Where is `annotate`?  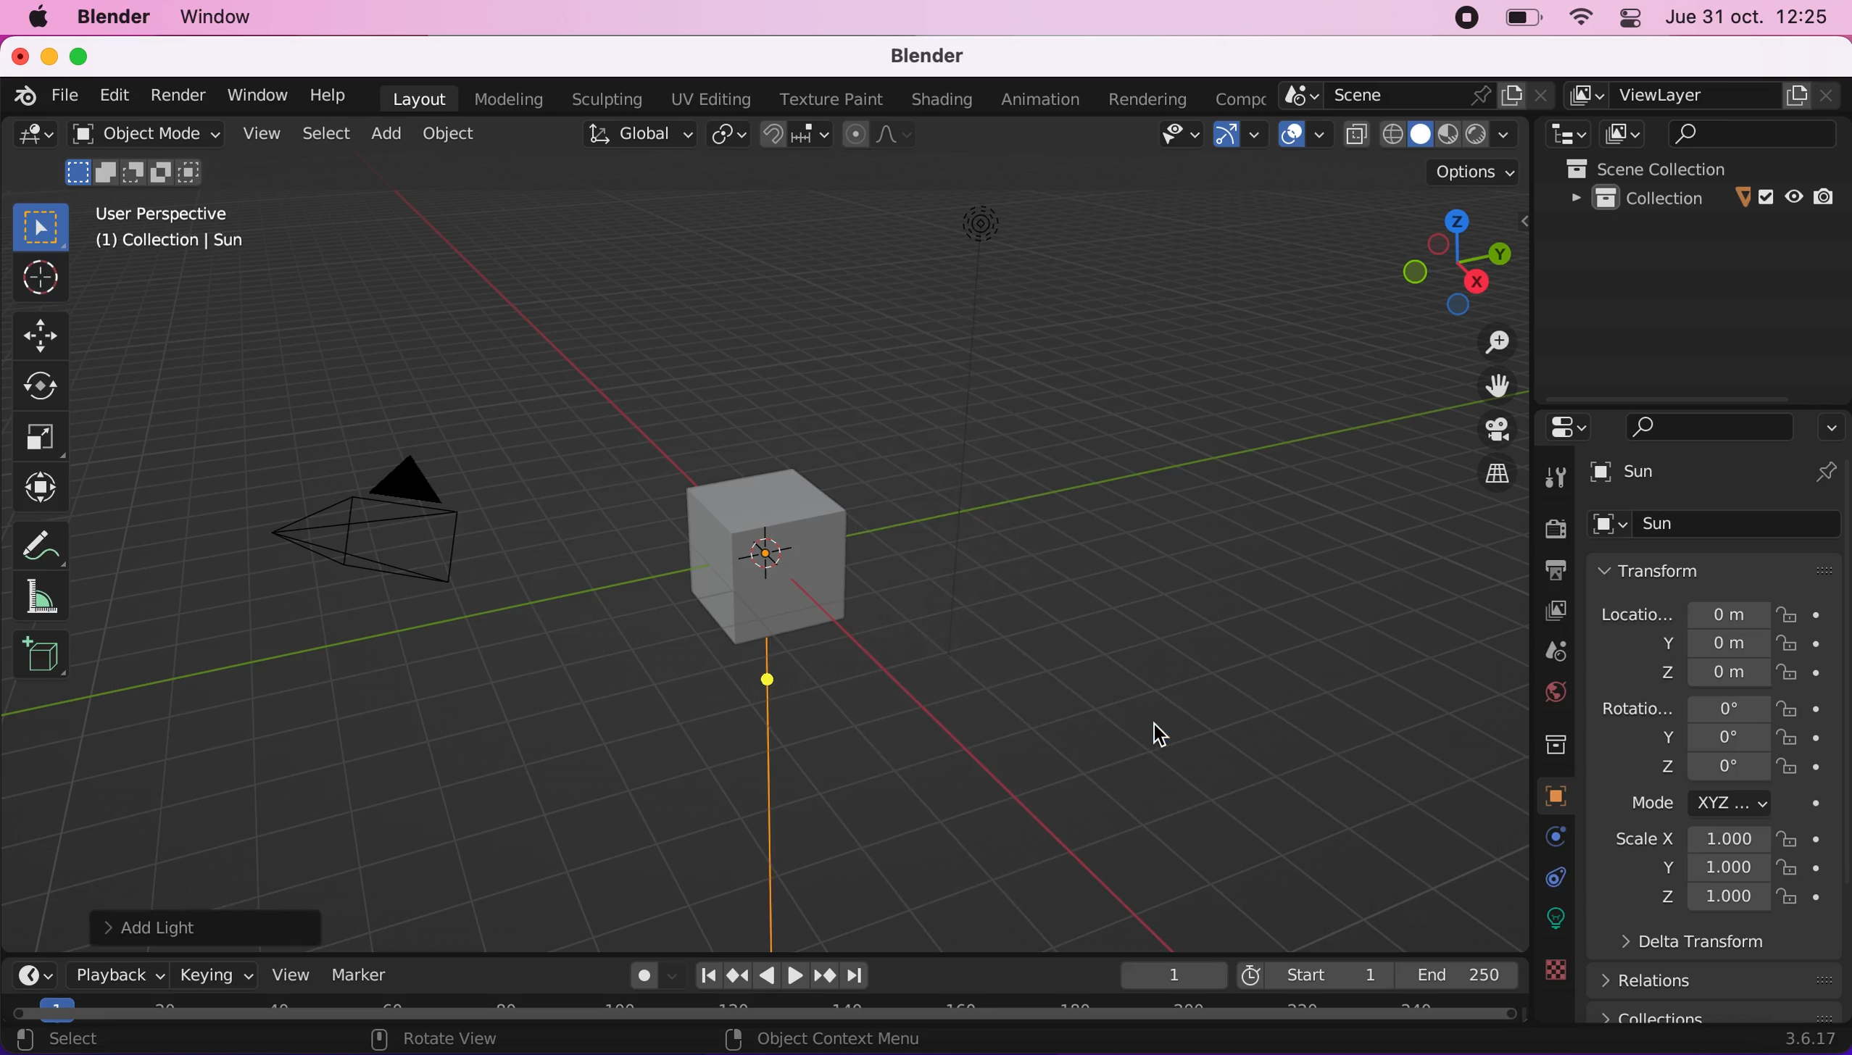 annotate is located at coordinates (51, 597).